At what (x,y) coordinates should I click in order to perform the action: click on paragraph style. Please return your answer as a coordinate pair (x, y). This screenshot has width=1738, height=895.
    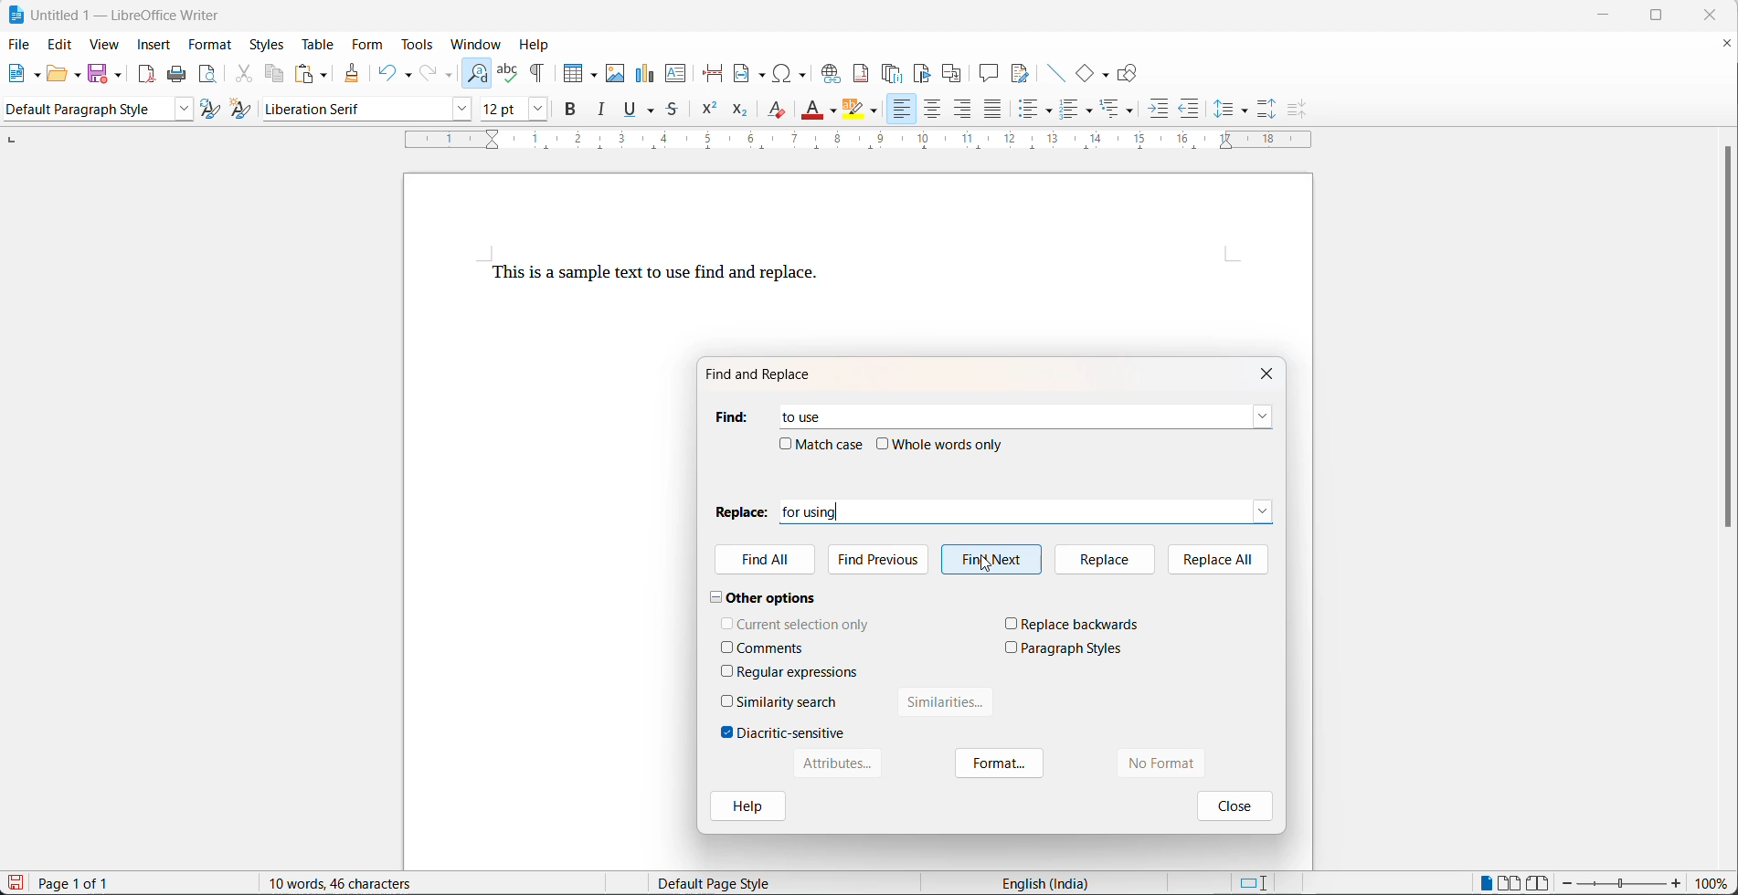
    Looking at the image, I should click on (83, 110).